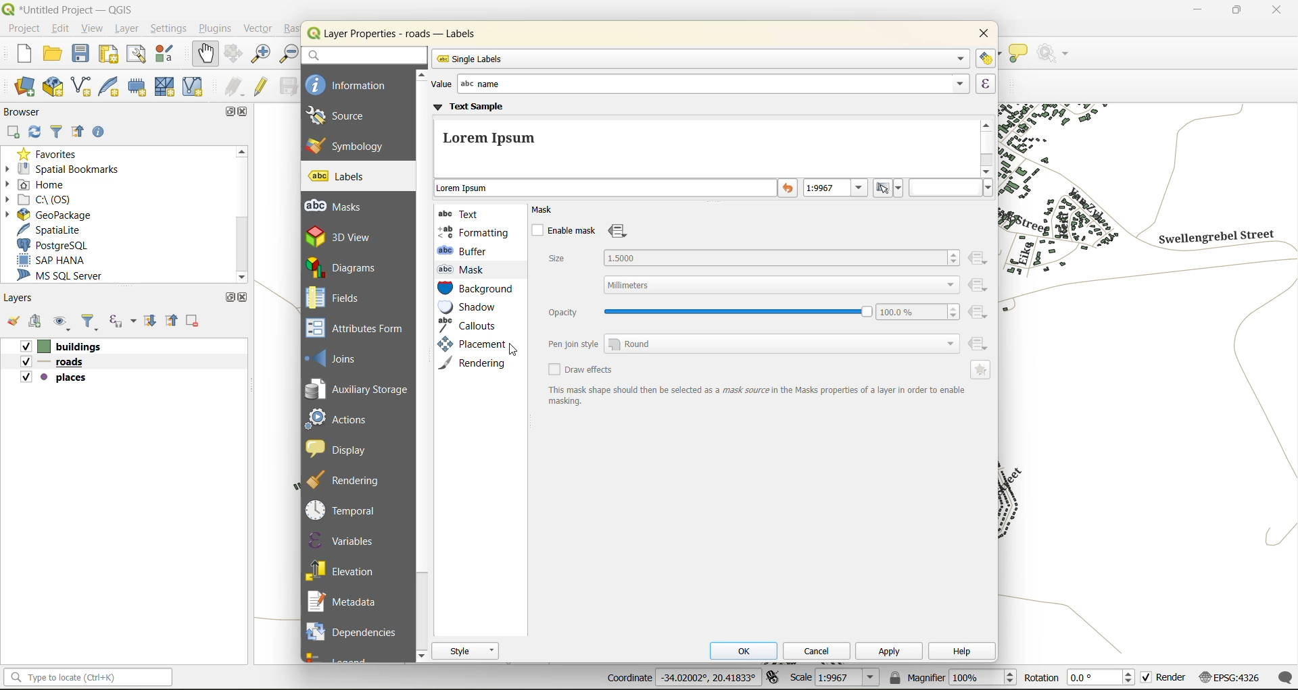 The height and width of the screenshot is (690, 1298). I want to click on buffer, so click(466, 250).